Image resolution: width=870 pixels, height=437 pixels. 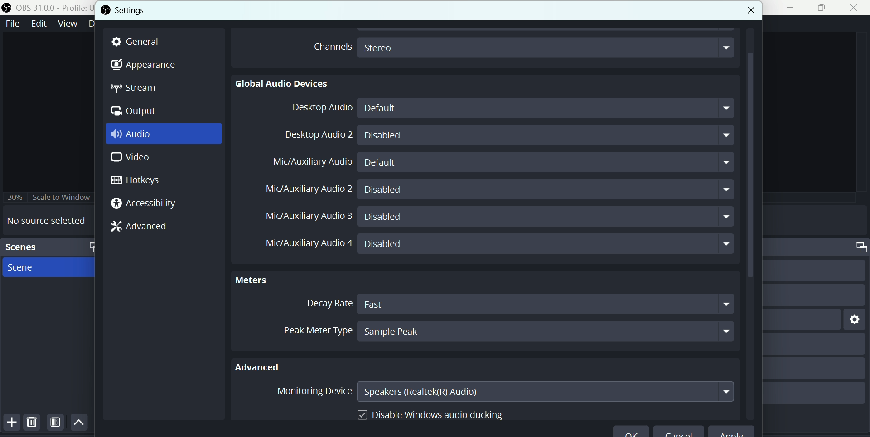 What do you see at coordinates (90, 246) in the screenshot?
I see `maximize` at bounding box center [90, 246].